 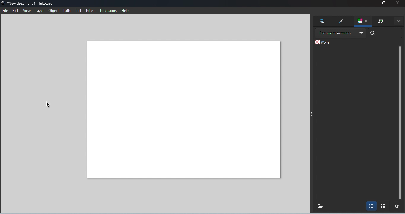 What do you see at coordinates (185, 109) in the screenshot?
I see `Canvas` at bounding box center [185, 109].